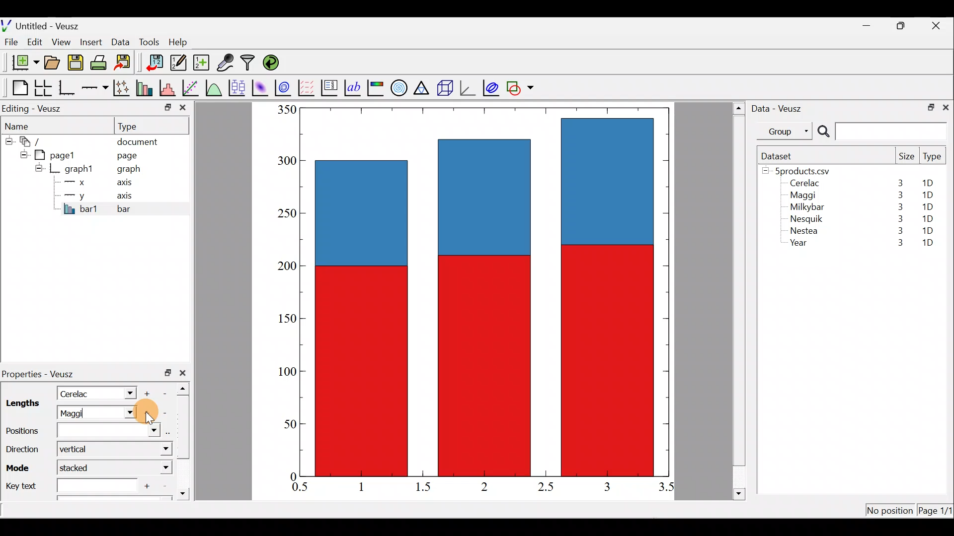 Image resolution: width=954 pixels, height=536 pixels. Describe the element at coordinates (153, 450) in the screenshot. I see `direction dropdown` at that location.